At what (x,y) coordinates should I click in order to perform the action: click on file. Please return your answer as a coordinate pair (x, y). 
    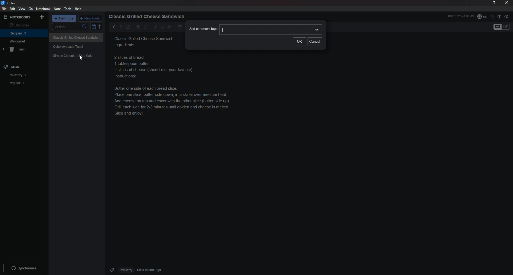
    Looking at the image, I should click on (4, 9).